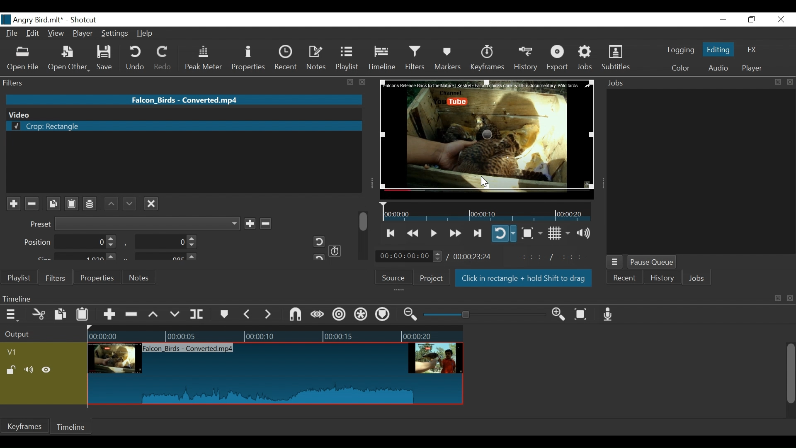  Describe the element at coordinates (558, 58) in the screenshot. I see `Export` at that location.